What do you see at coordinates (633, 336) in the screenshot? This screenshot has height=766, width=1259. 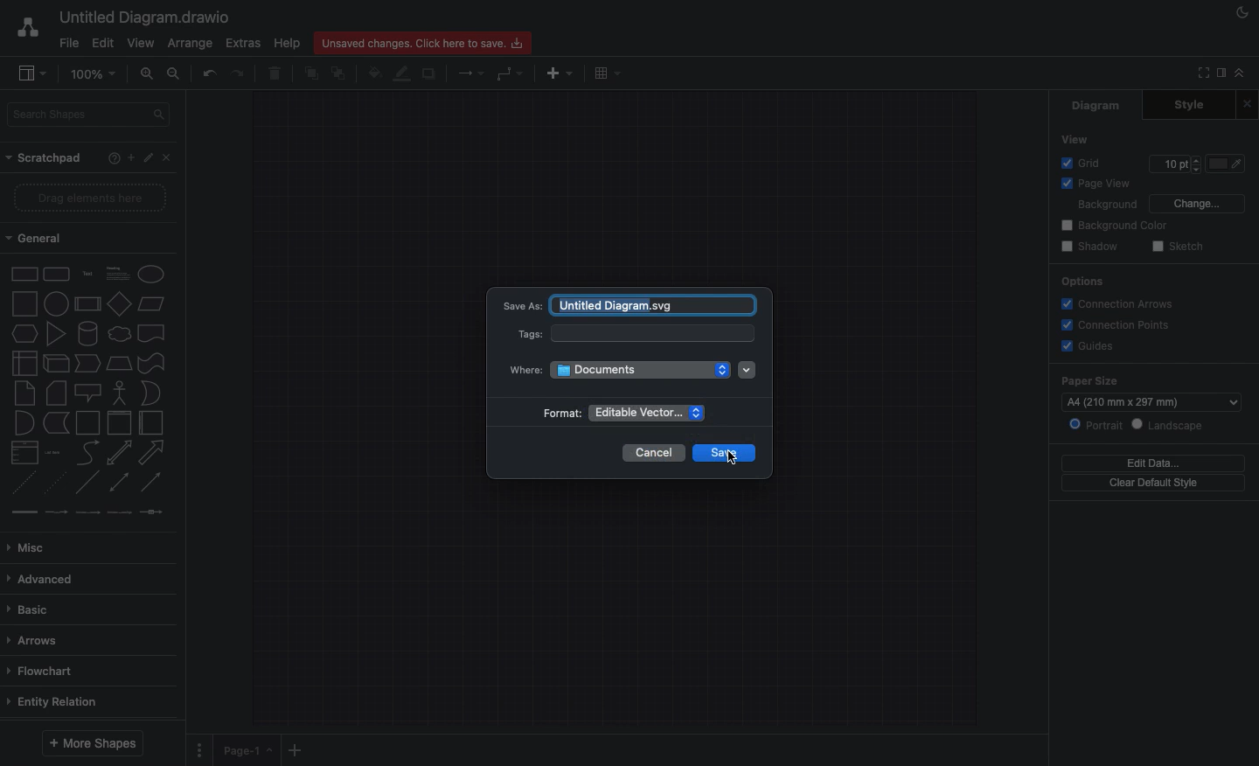 I see `Tags` at bounding box center [633, 336].